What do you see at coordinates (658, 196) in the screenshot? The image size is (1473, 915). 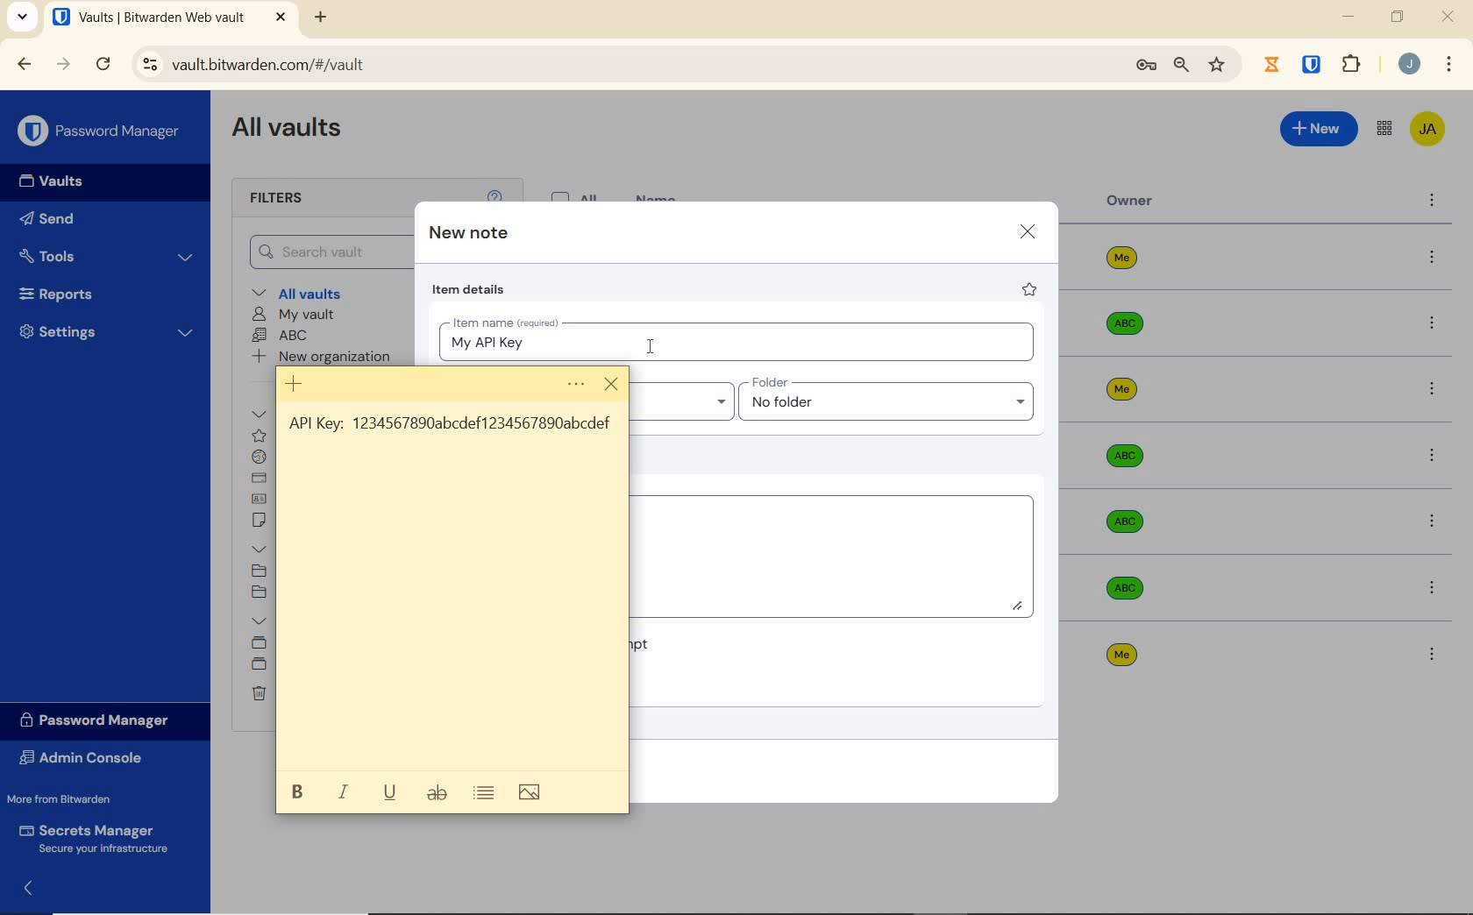 I see `name` at bounding box center [658, 196].